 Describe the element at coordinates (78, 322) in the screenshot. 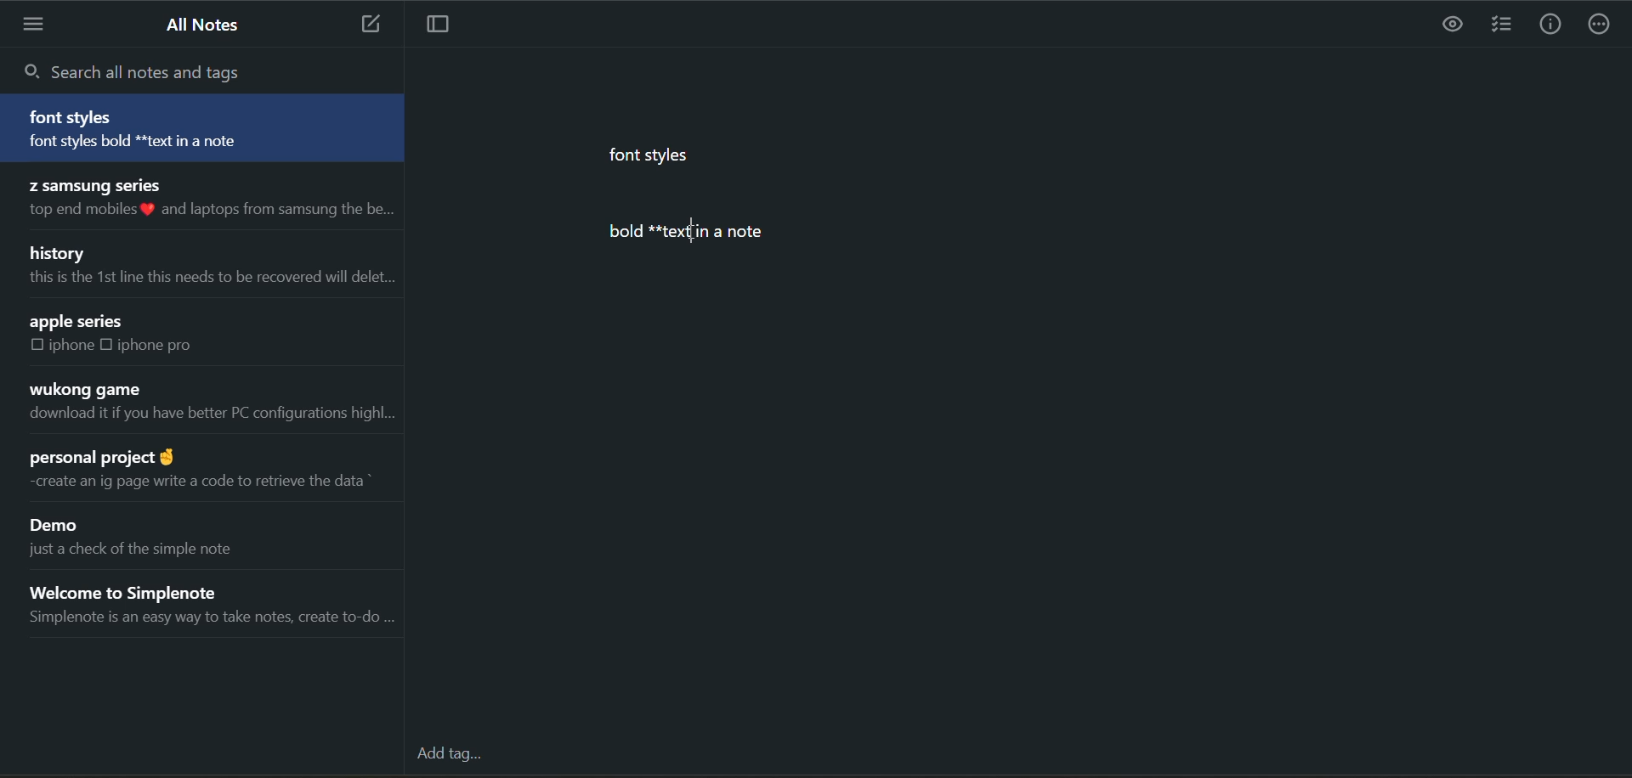

I see `apple series` at that location.